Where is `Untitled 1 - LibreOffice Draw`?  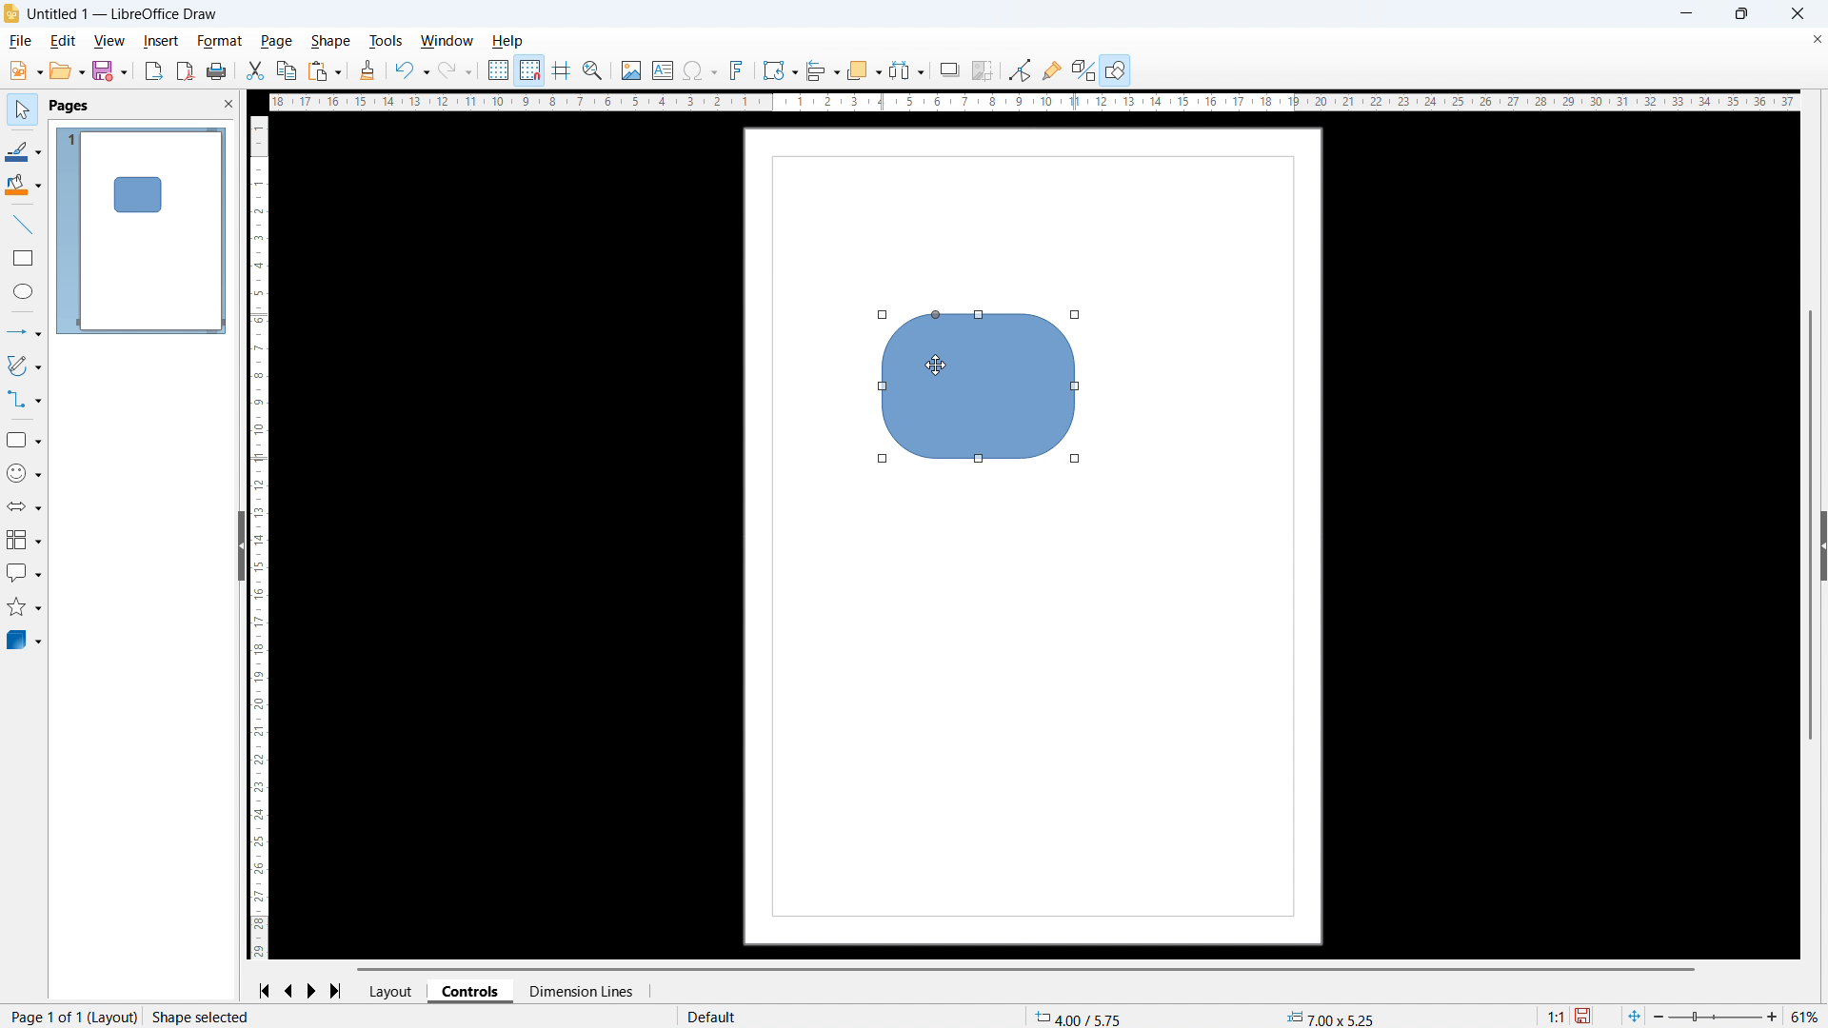 Untitled 1 - LibreOffice Draw is located at coordinates (126, 15).